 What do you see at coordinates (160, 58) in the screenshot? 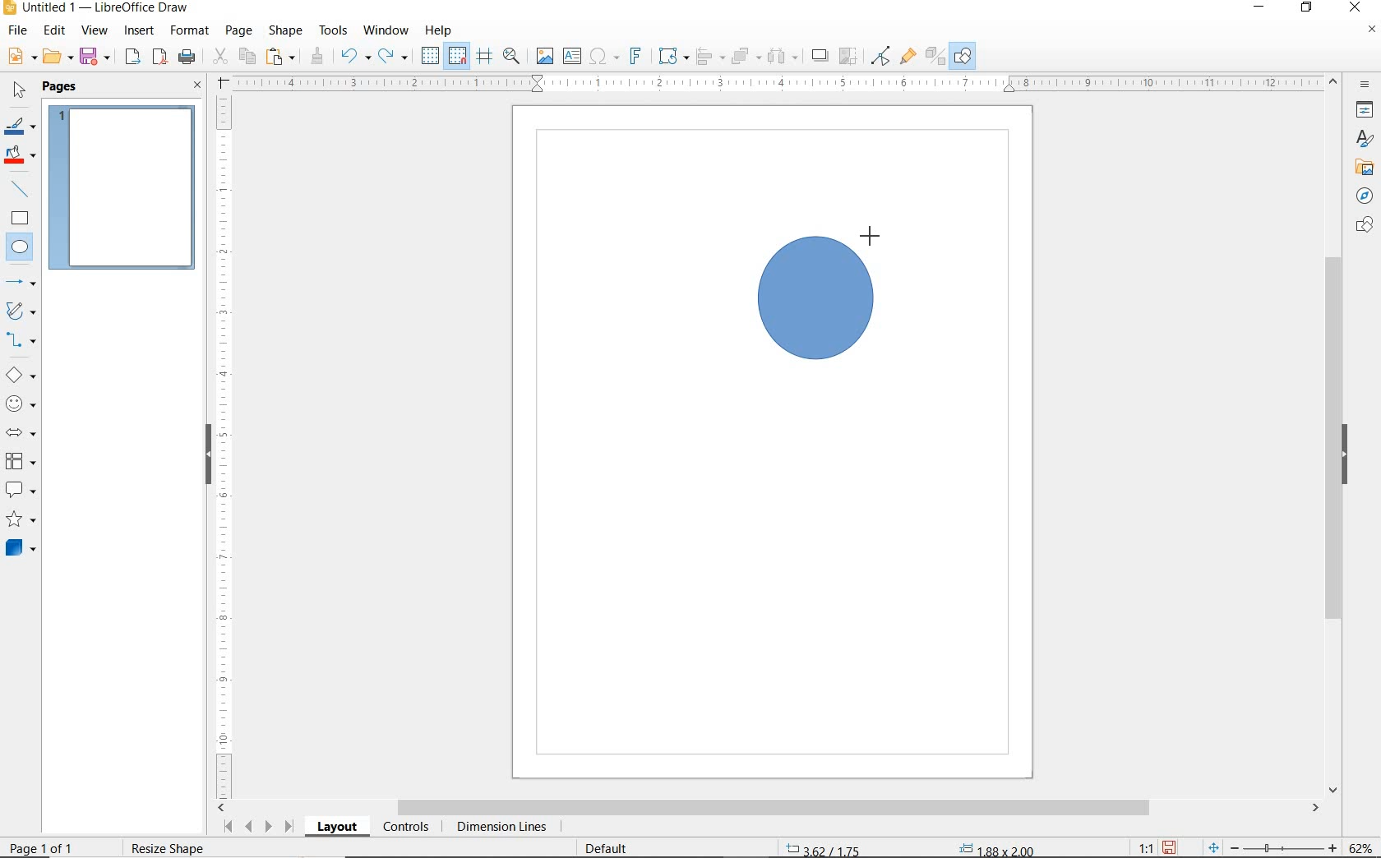
I see `EXPORT AS PDF` at bounding box center [160, 58].